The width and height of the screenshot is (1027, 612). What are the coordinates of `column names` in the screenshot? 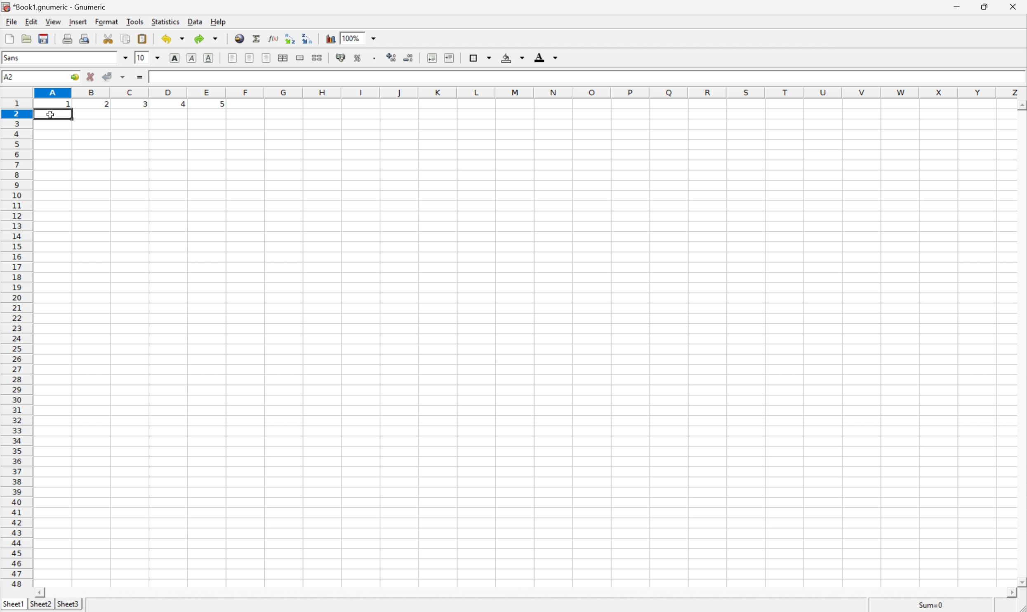 It's located at (530, 92).